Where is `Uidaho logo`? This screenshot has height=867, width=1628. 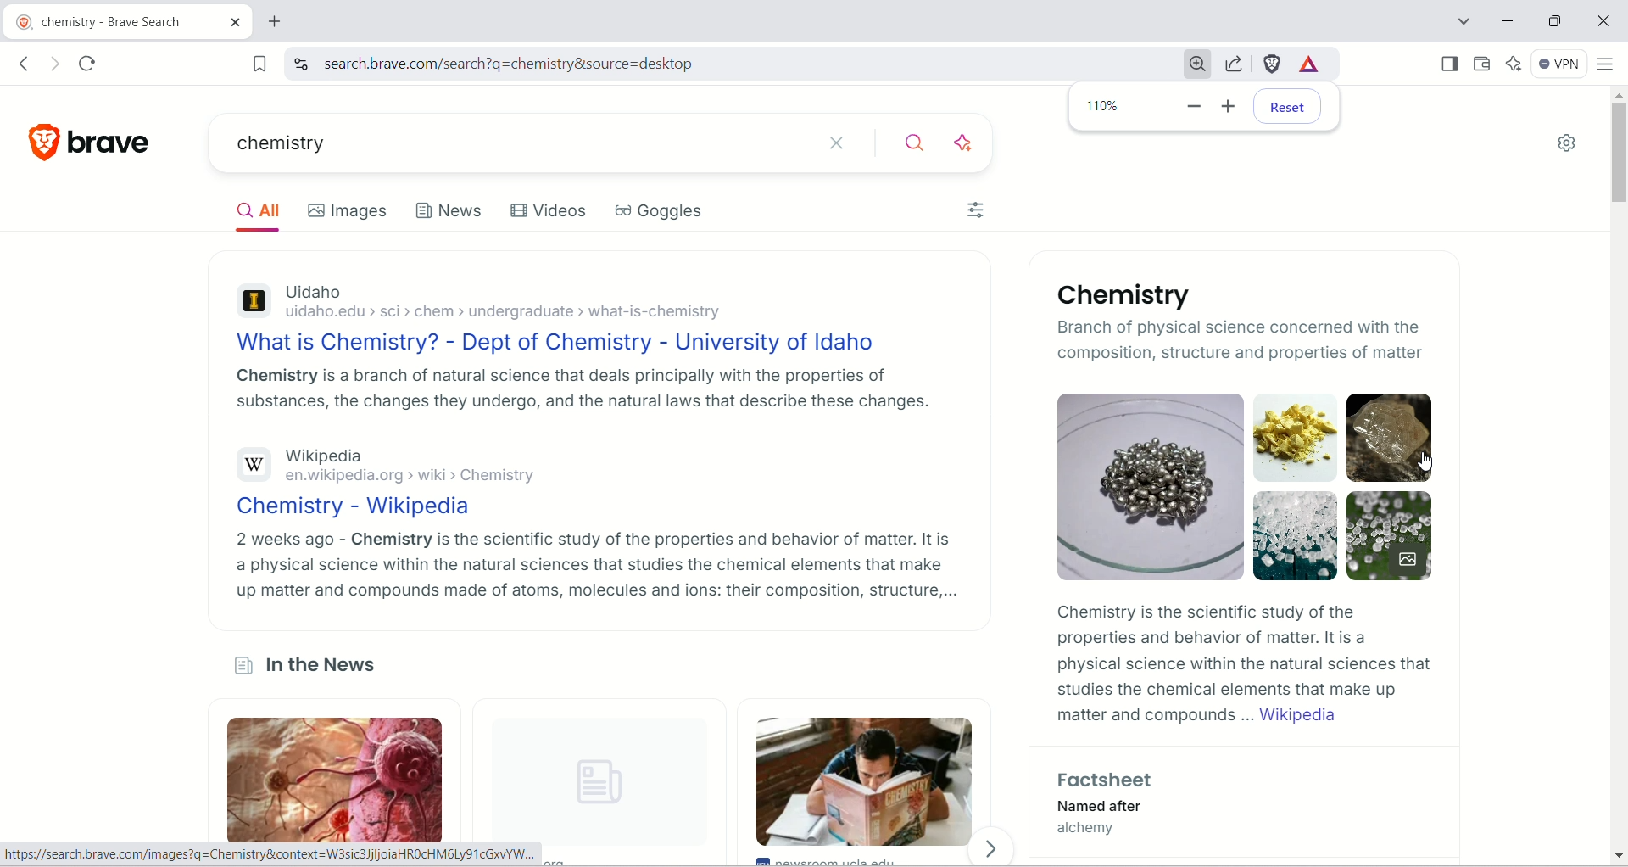 Uidaho logo is located at coordinates (249, 300).